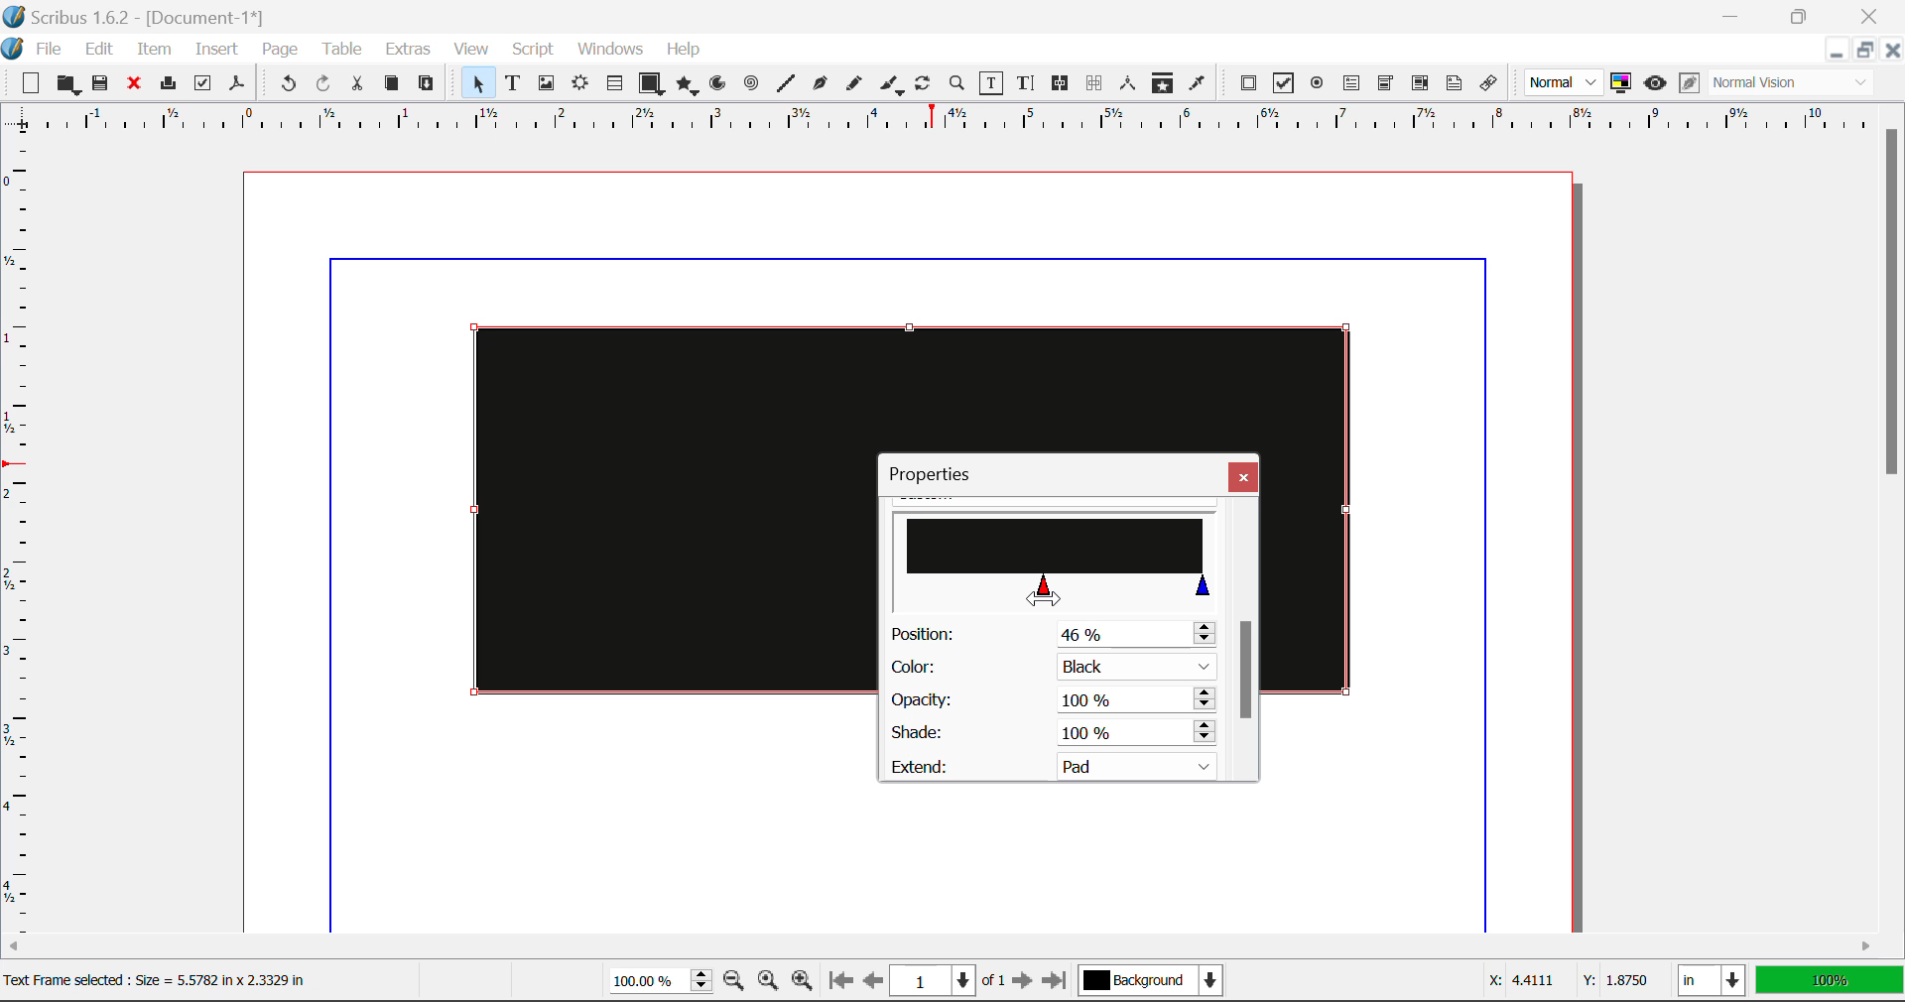 The height and width of the screenshot is (1002, 1905). I want to click on Visual Appearance Type, so click(1793, 84).